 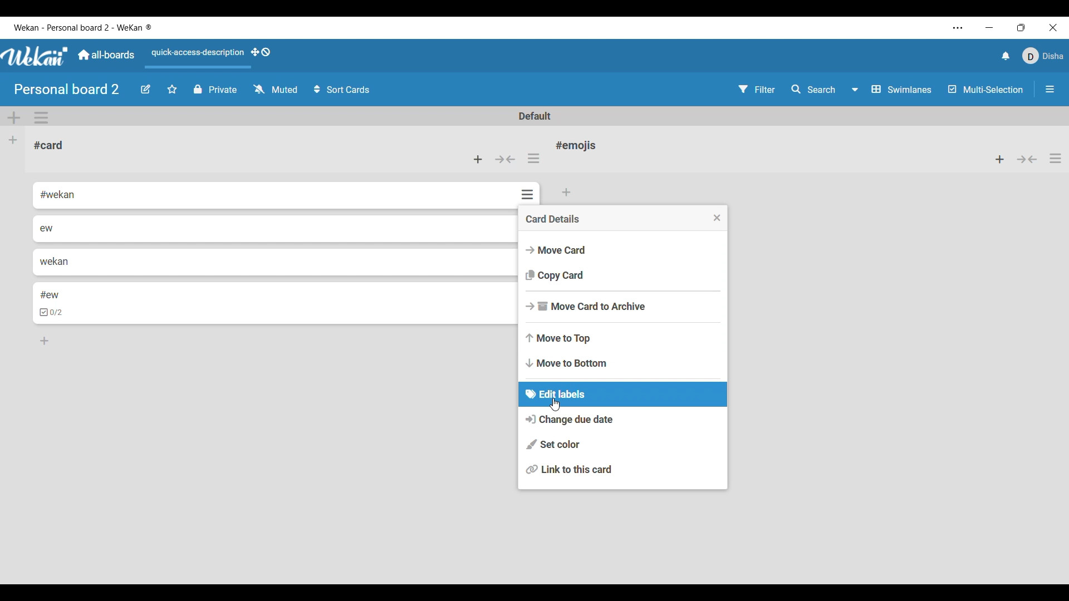 I want to click on Move card to archive, so click(x=622, y=307).